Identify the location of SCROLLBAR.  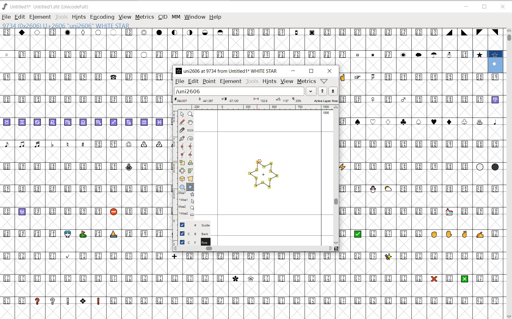
(336, 175).